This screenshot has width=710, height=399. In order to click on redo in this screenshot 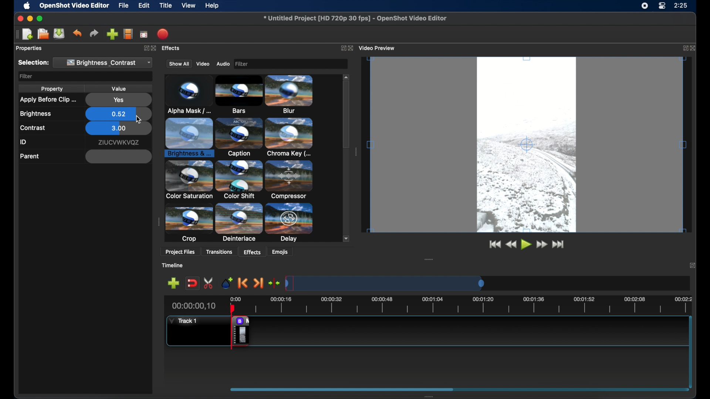, I will do `click(94, 33)`.